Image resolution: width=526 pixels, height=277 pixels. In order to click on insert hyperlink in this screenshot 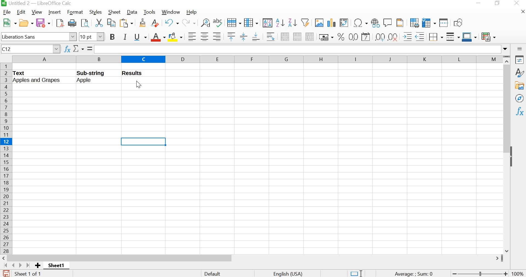, I will do `click(375, 23)`.